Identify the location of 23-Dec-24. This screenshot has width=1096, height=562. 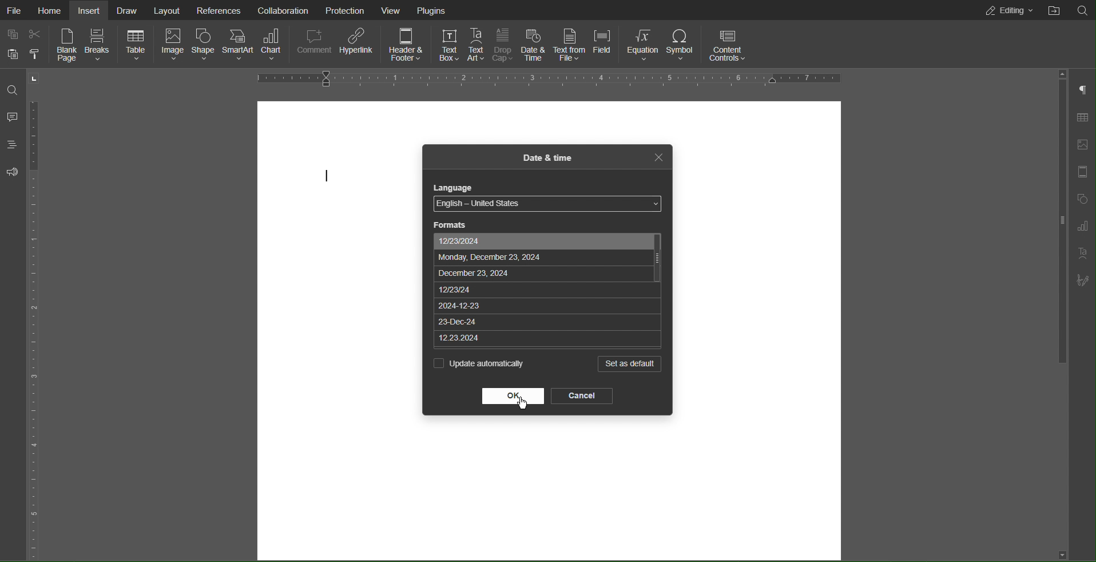
(545, 320).